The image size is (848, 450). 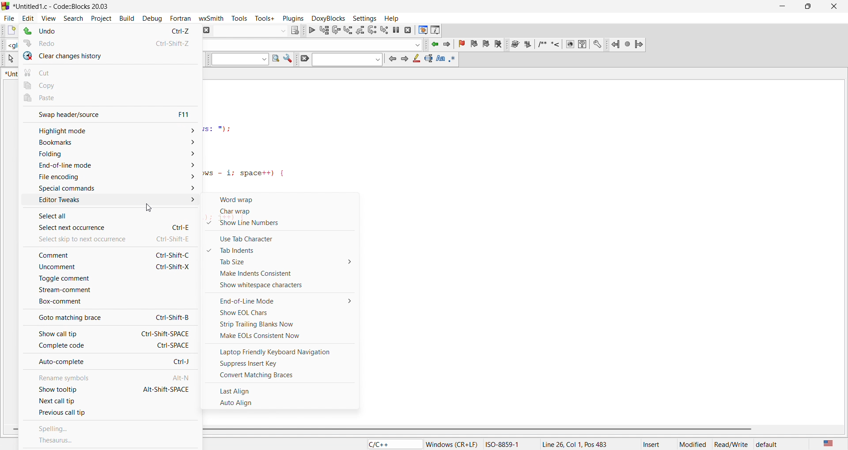 What do you see at coordinates (434, 45) in the screenshot?
I see `jump backward` at bounding box center [434, 45].